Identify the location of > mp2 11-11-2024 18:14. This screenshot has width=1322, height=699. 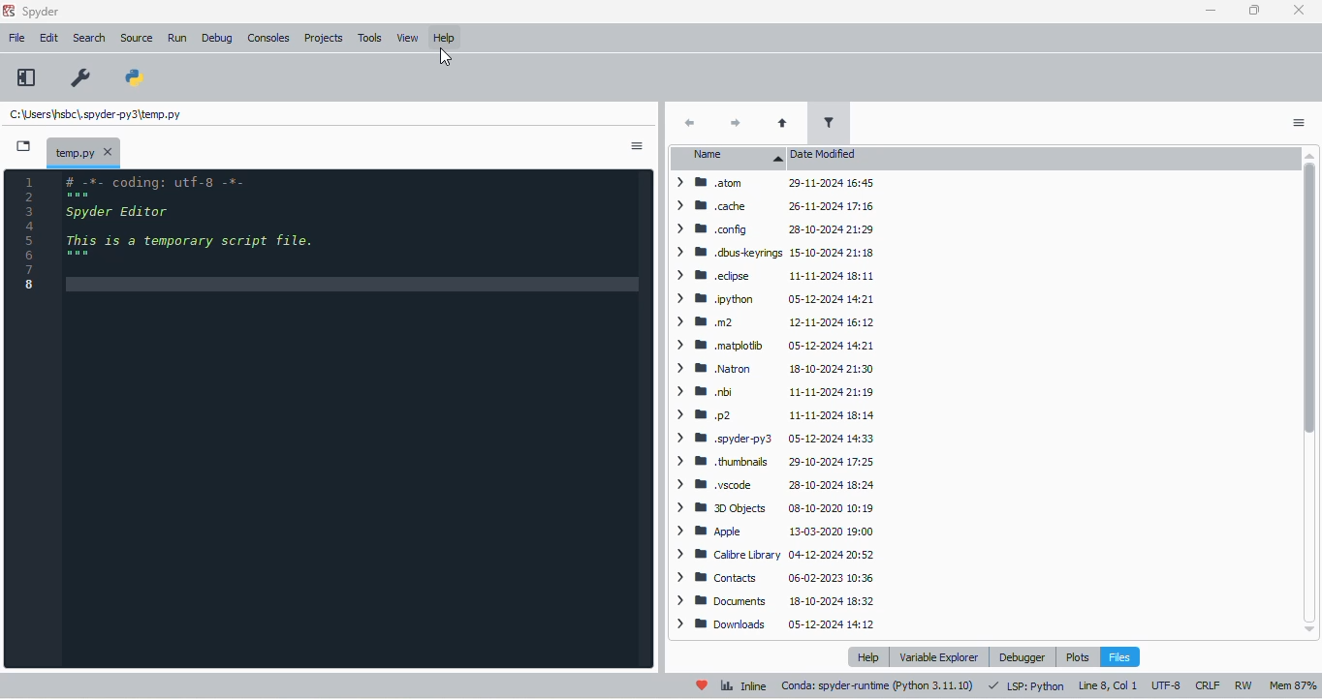
(771, 414).